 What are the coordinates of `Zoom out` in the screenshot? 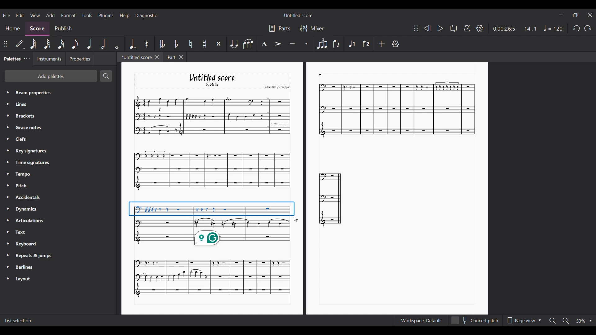 It's located at (552, 320).